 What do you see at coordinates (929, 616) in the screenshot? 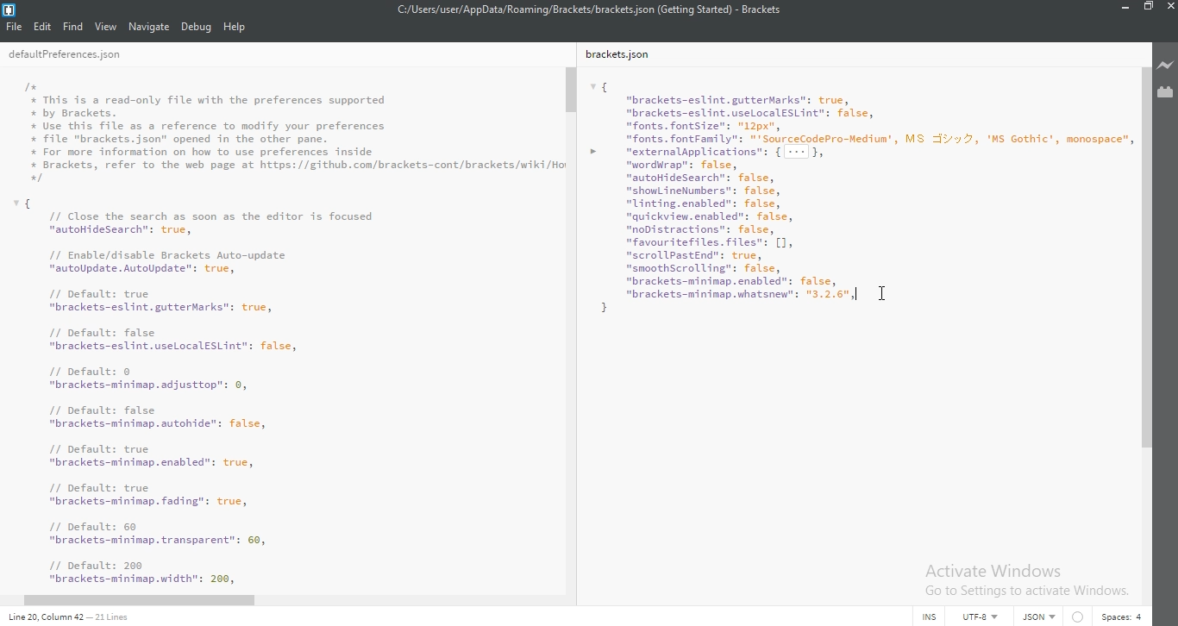
I see `INS` at bounding box center [929, 616].